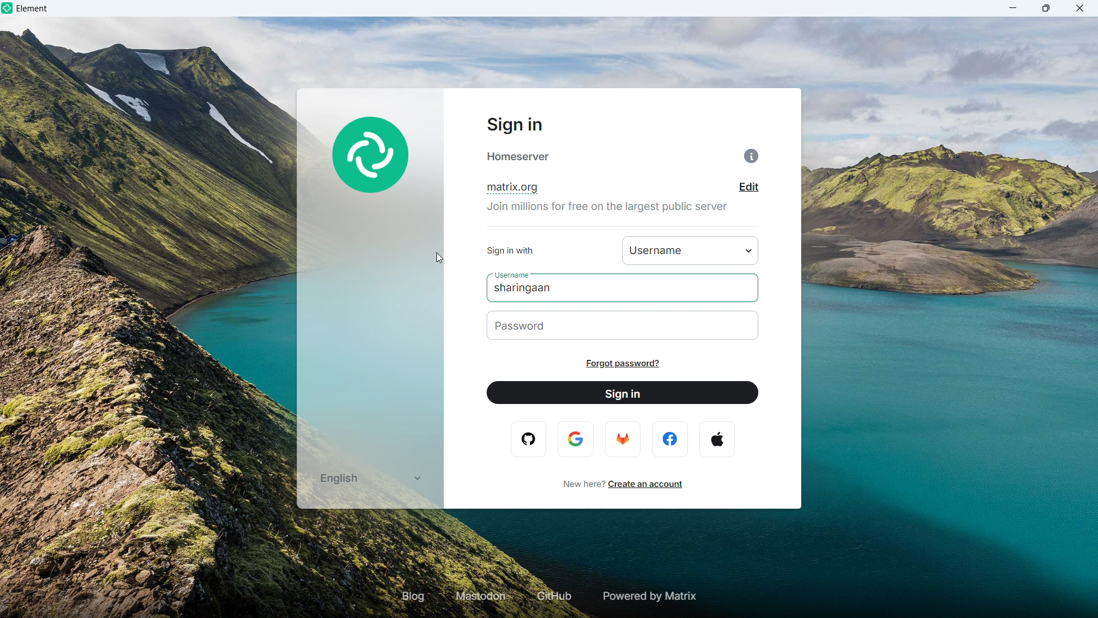  I want to click on Select language , so click(369, 478).